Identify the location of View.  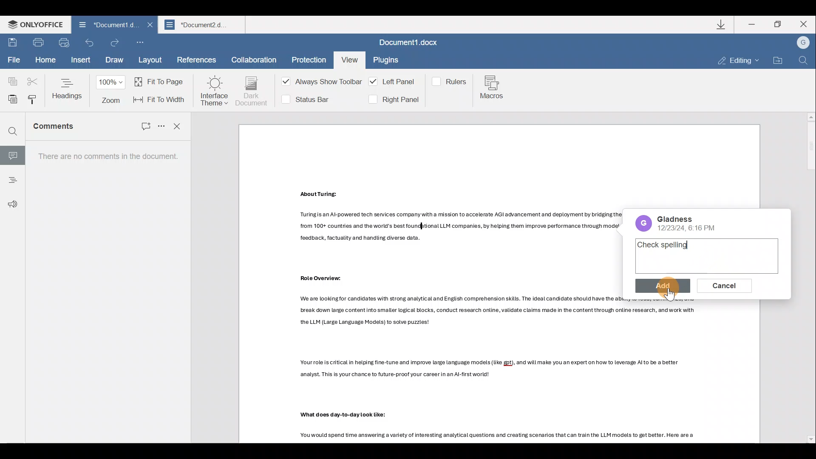
(348, 58).